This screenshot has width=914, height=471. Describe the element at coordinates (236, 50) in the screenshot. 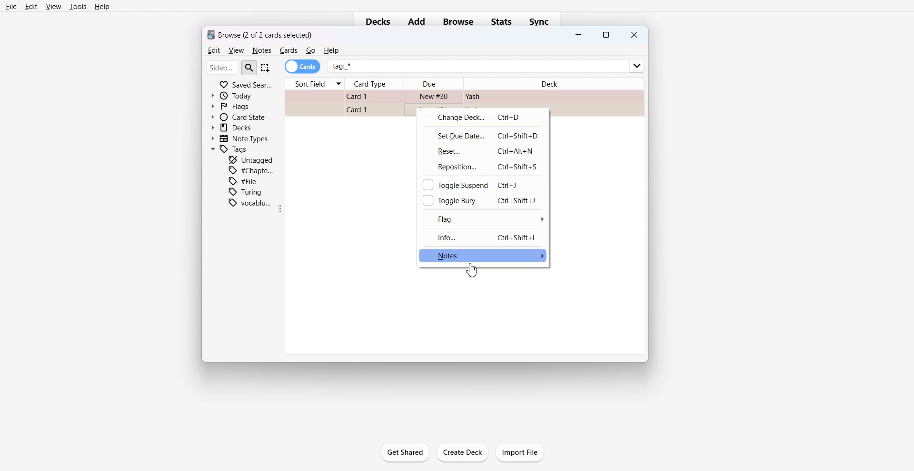

I see `View` at that location.